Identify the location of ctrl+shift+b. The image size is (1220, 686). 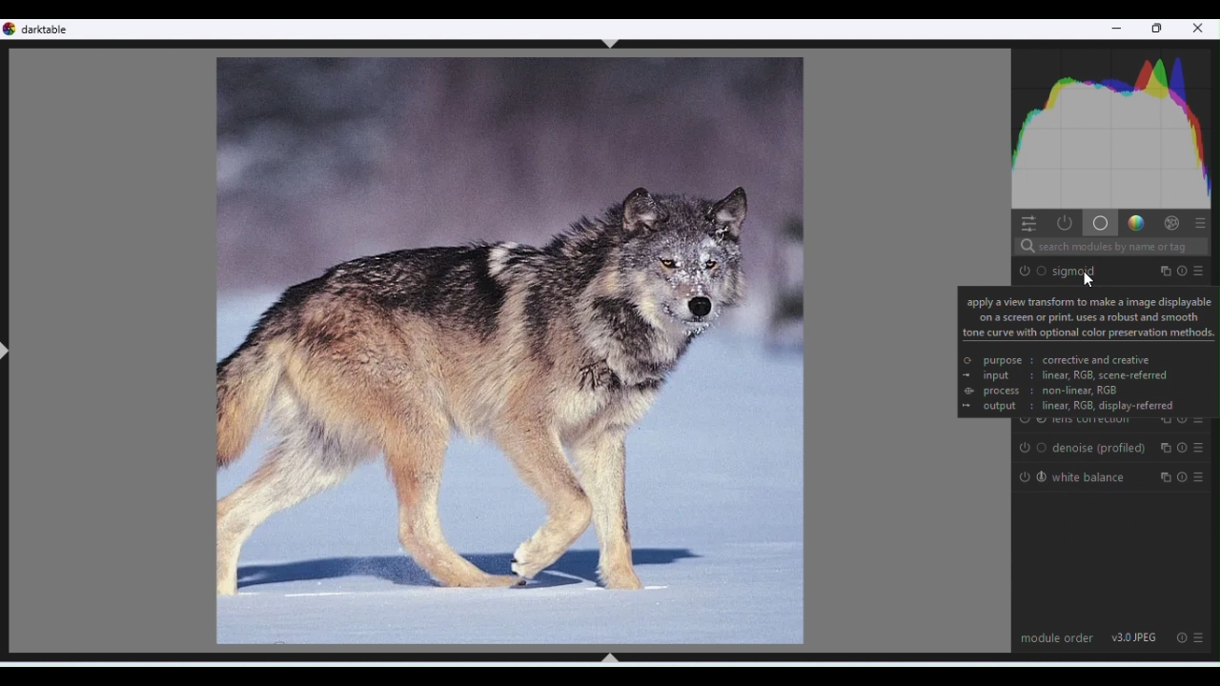
(609, 657).